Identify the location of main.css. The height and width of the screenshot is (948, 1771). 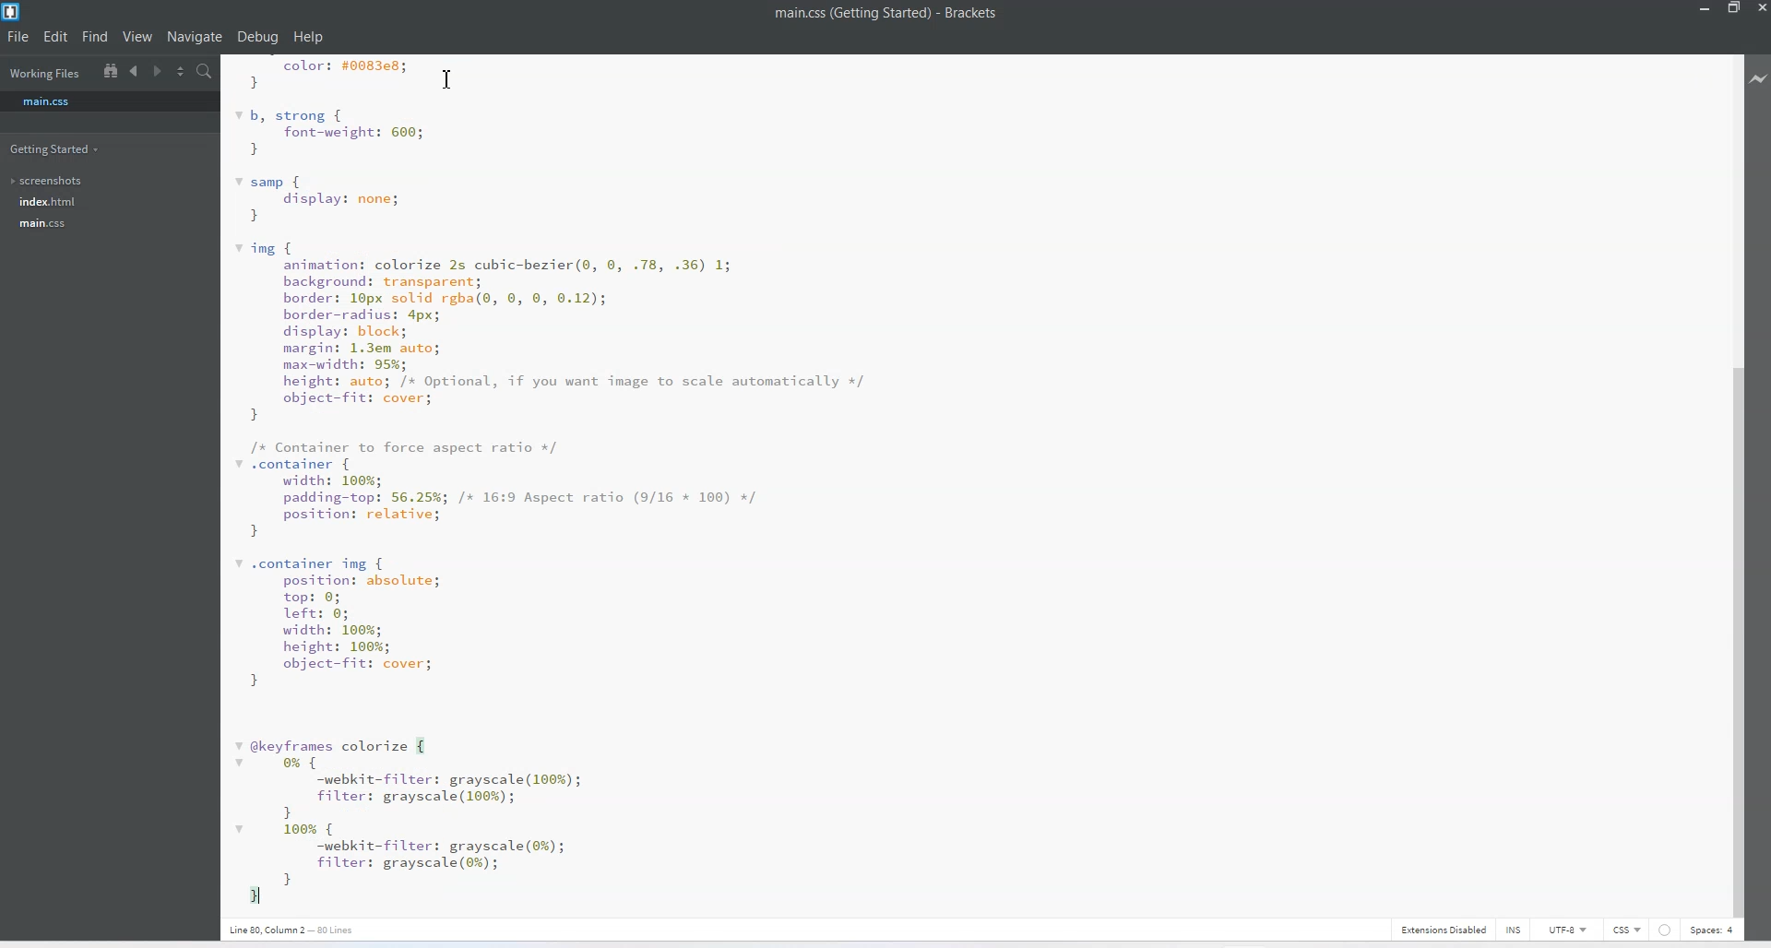
(45, 223).